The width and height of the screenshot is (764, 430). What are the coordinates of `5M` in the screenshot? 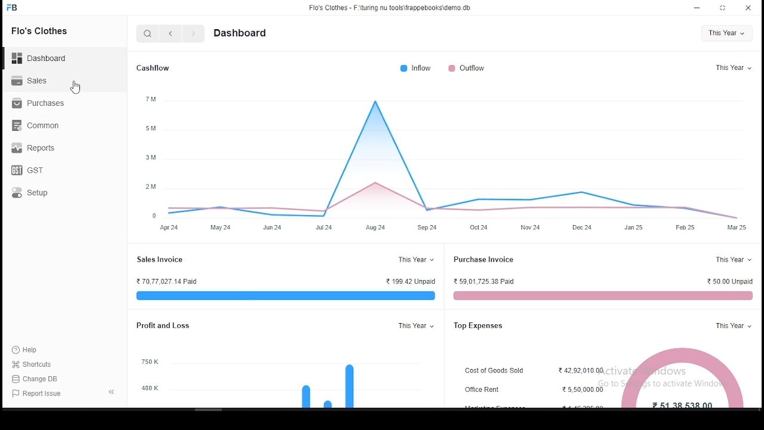 It's located at (150, 129).